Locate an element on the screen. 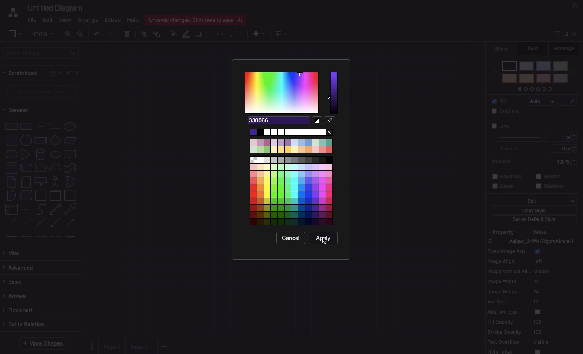 The width and height of the screenshot is (583, 354). vertical container is located at coordinates (55, 196).